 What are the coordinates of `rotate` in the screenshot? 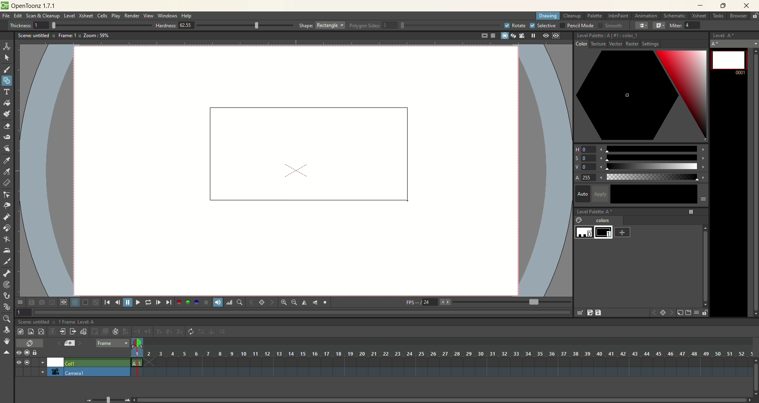 It's located at (514, 25).